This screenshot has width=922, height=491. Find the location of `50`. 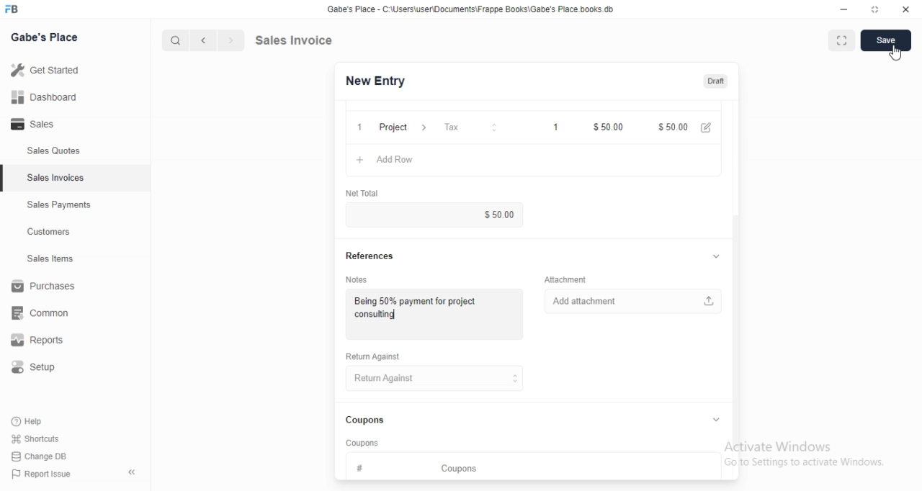

50 is located at coordinates (604, 126).